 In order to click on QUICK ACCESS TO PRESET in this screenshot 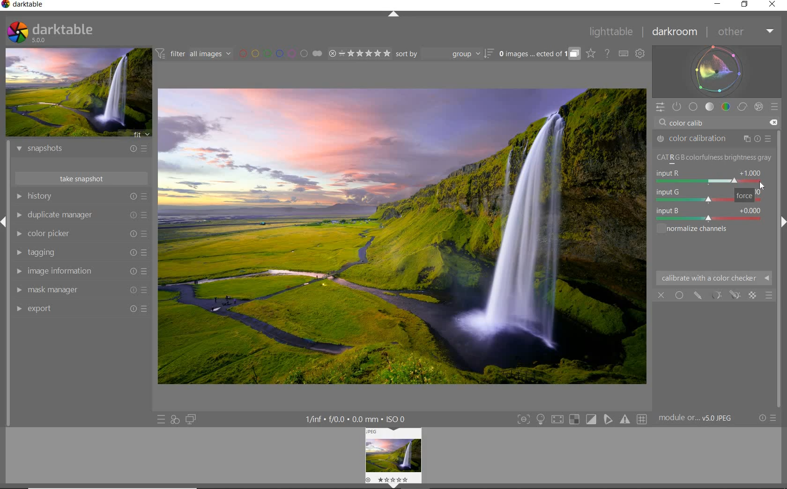, I will do `click(161, 419)`.